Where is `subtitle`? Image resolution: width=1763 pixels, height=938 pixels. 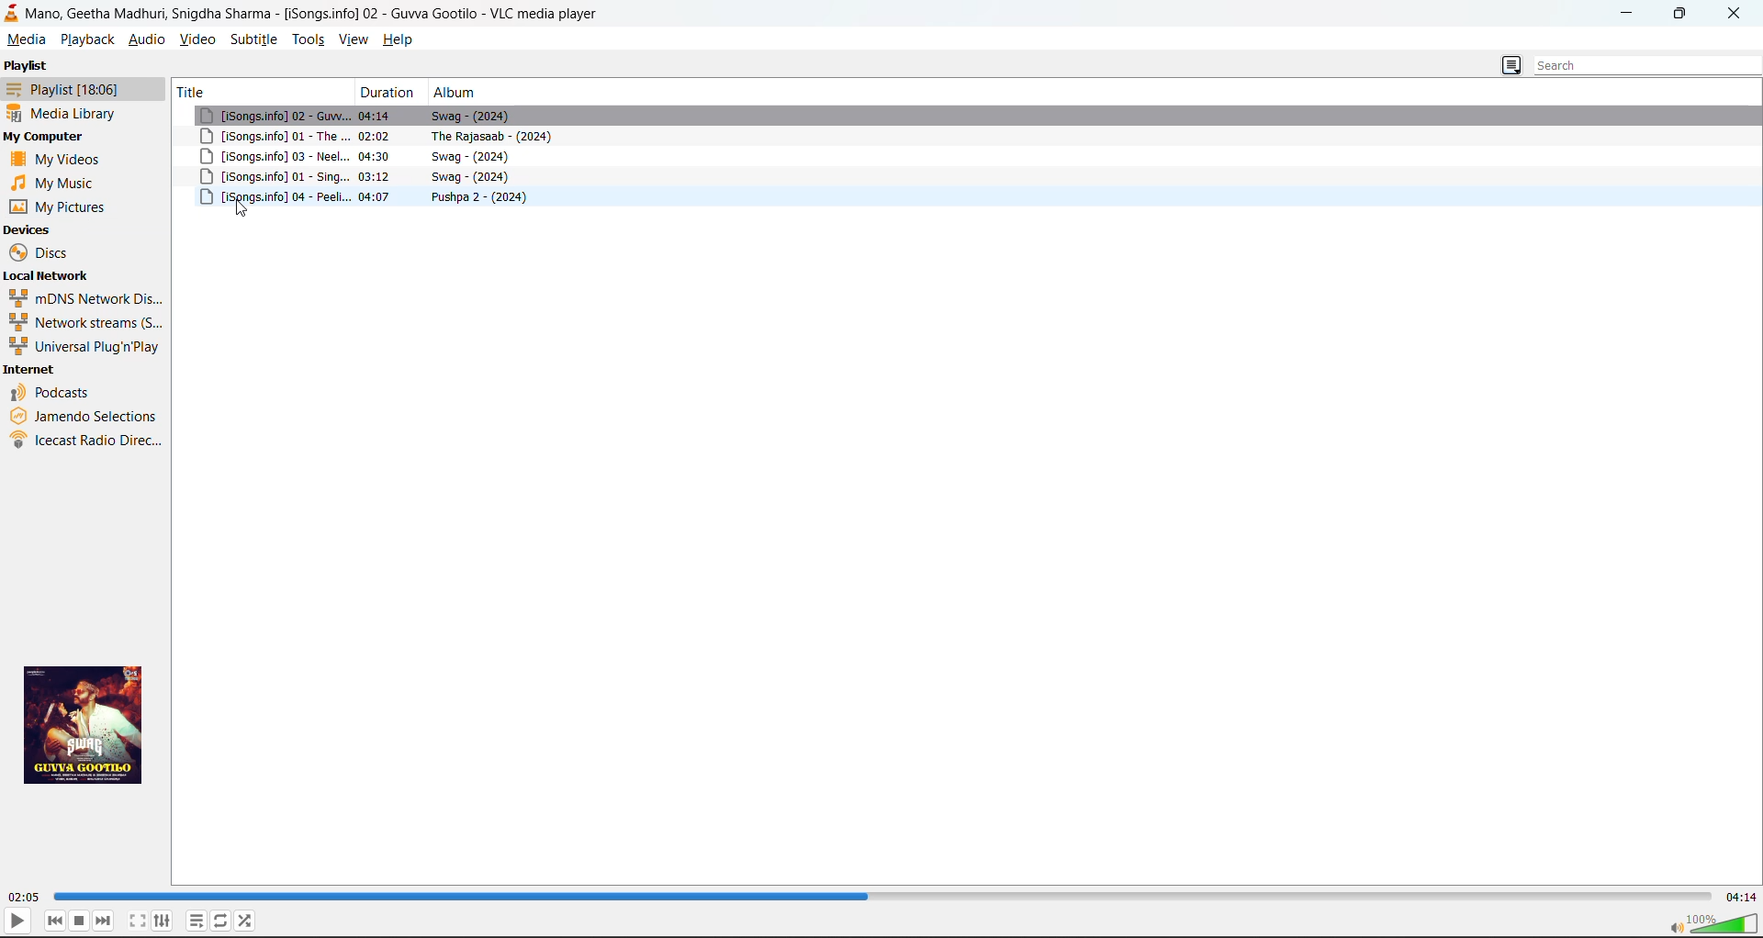
subtitle is located at coordinates (252, 39).